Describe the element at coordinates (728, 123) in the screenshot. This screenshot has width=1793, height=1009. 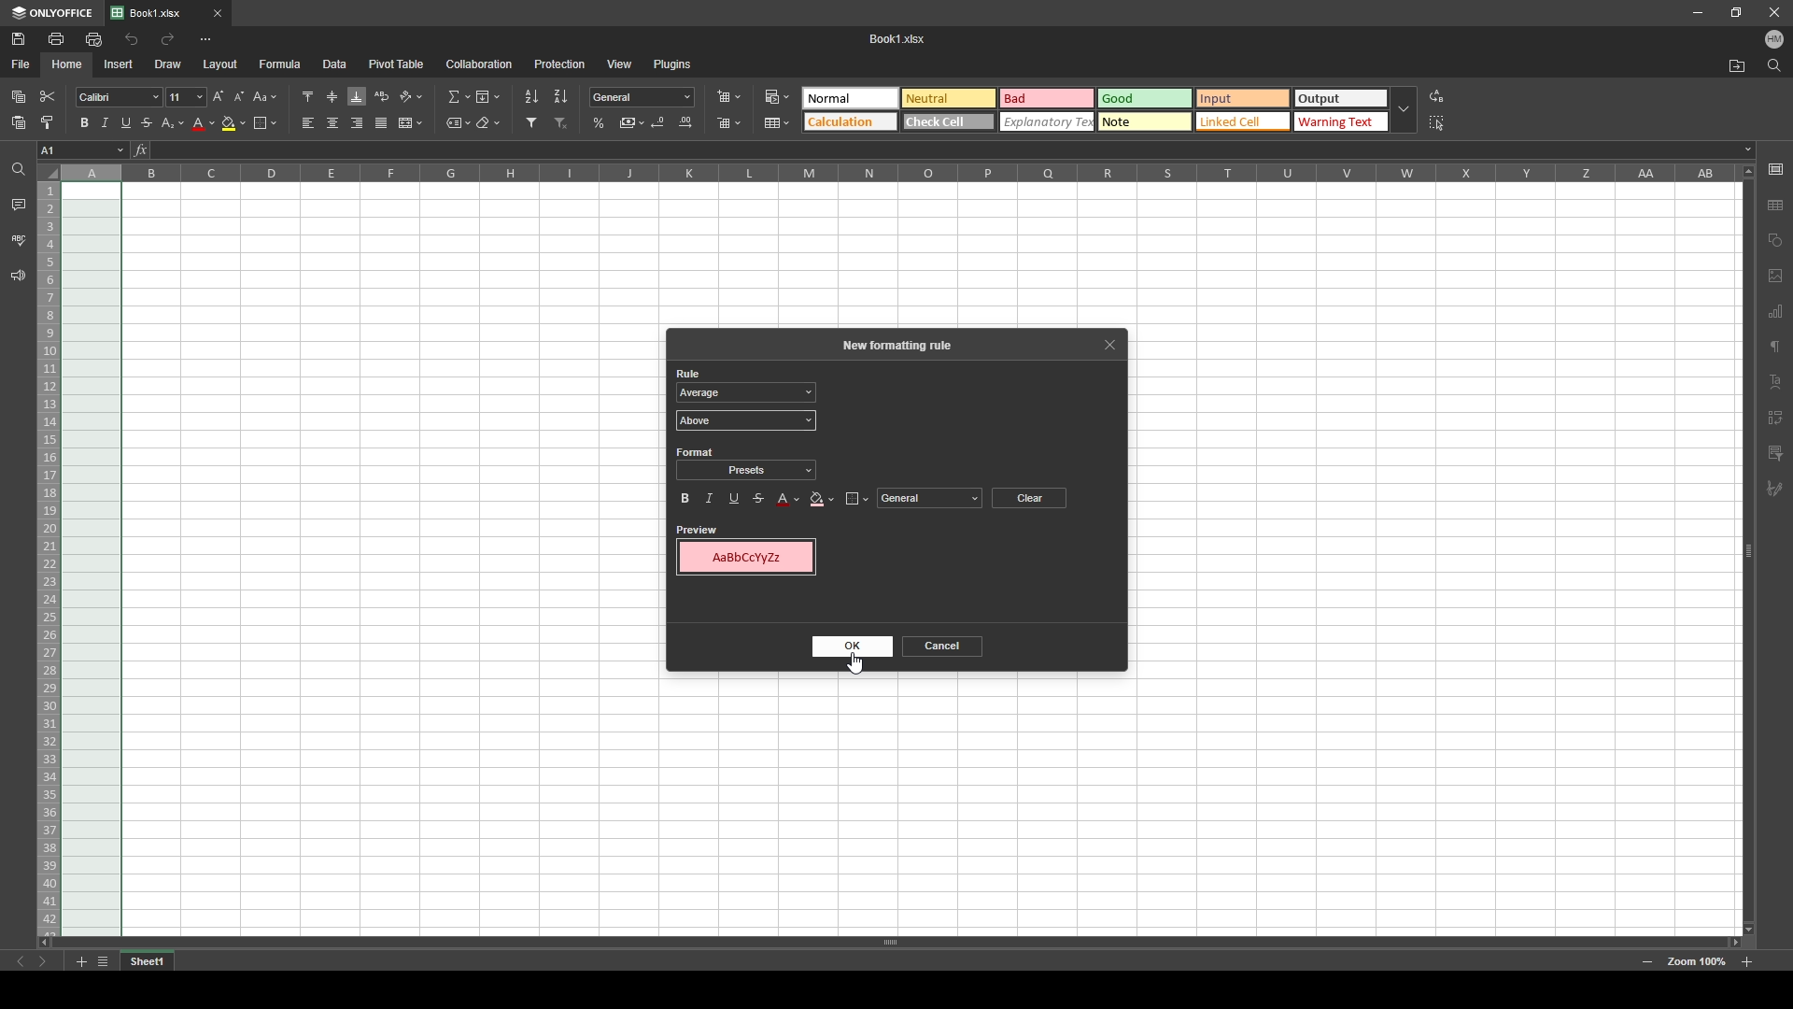
I see `delete cells` at that location.